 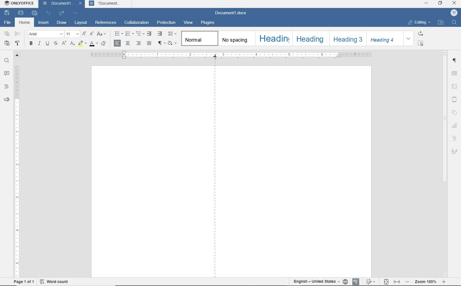 What do you see at coordinates (7, 34) in the screenshot?
I see `COPY` at bounding box center [7, 34].